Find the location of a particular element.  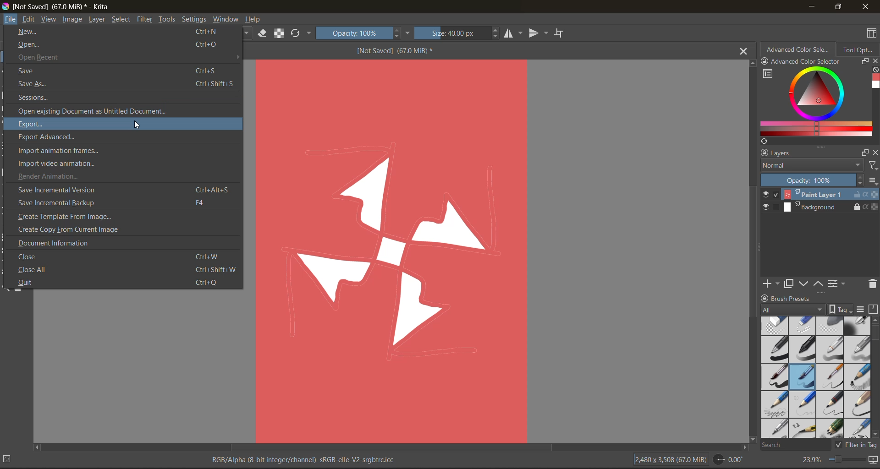

set eraser mode is located at coordinates (262, 34).